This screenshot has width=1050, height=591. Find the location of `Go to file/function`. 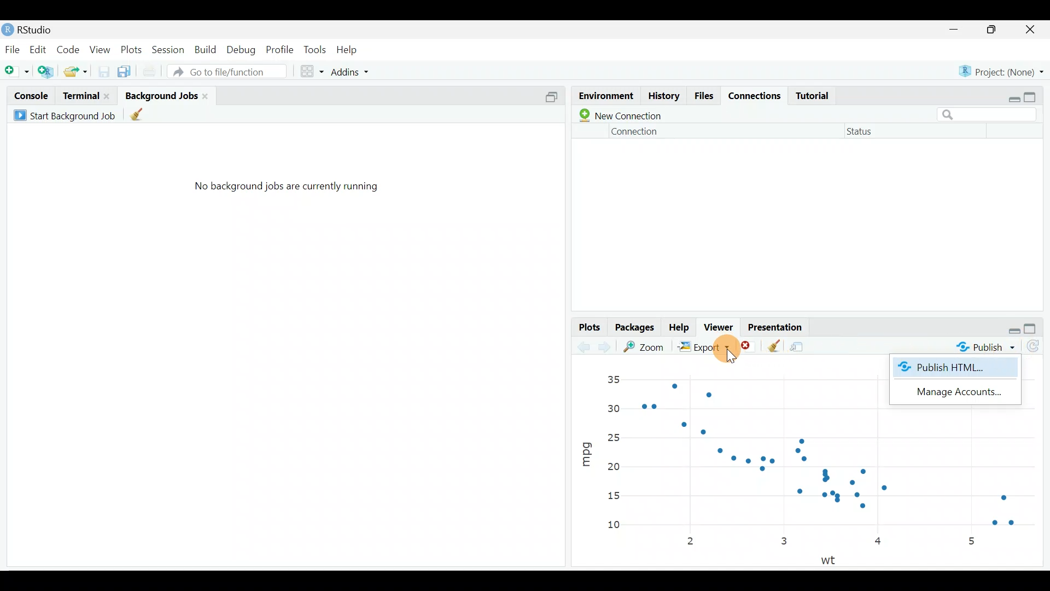

Go to file/function is located at coordinates (226, 71).